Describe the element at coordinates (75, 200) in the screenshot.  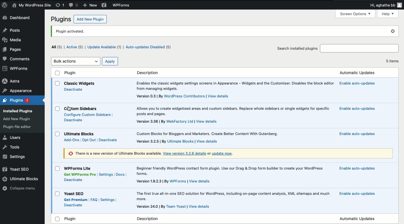
I see `` at that location.